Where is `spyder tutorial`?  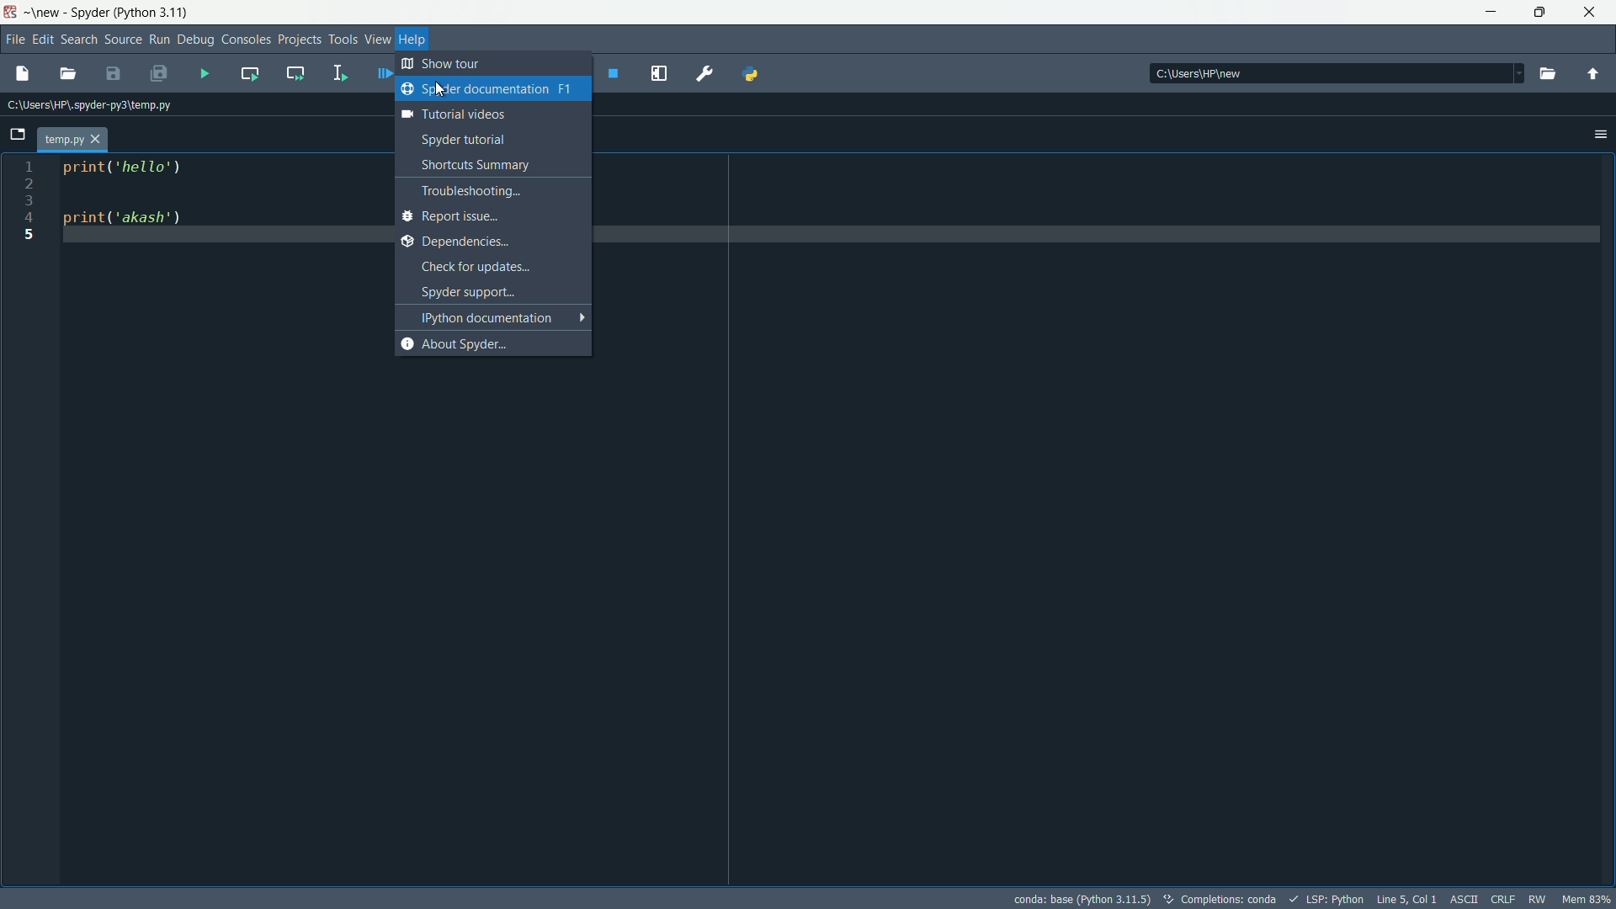 spyder tutorial is located at coordinates (491, 140).